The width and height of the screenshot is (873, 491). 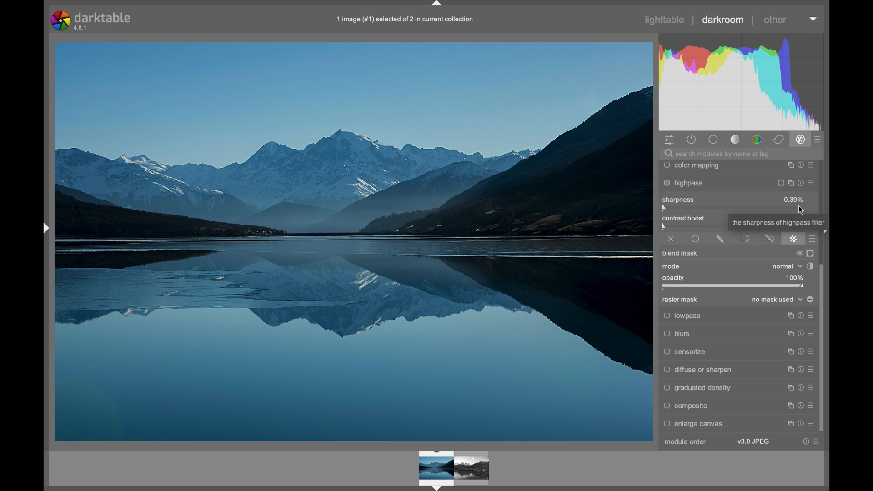 What do you see at coordinates (680, 300) in the screenshot?
I see `raster mask` at bounding box center [680, 300].